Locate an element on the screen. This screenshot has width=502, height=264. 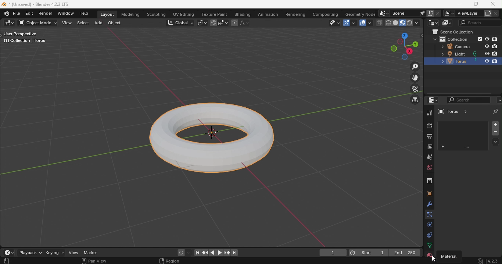
Shading is located at coordinates (417, 22).